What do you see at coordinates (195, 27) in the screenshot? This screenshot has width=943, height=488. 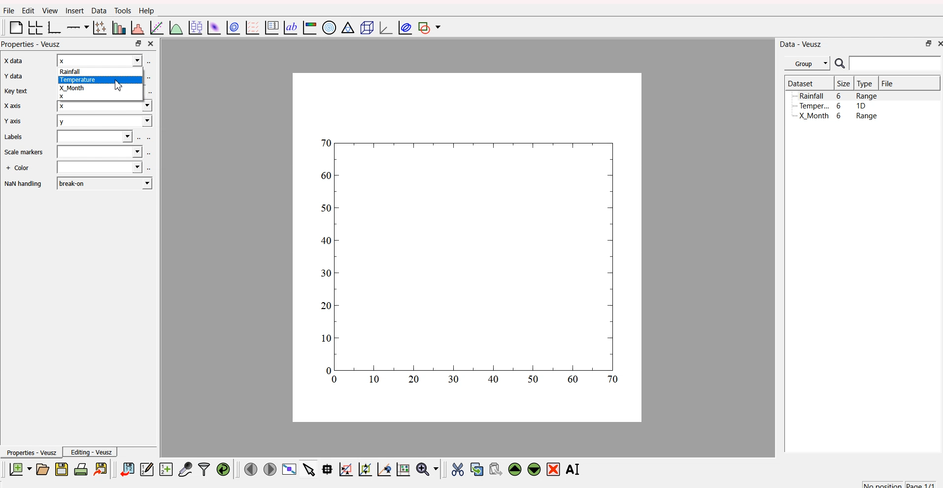 I see `plot box plots` at bounding box center [195, 27].